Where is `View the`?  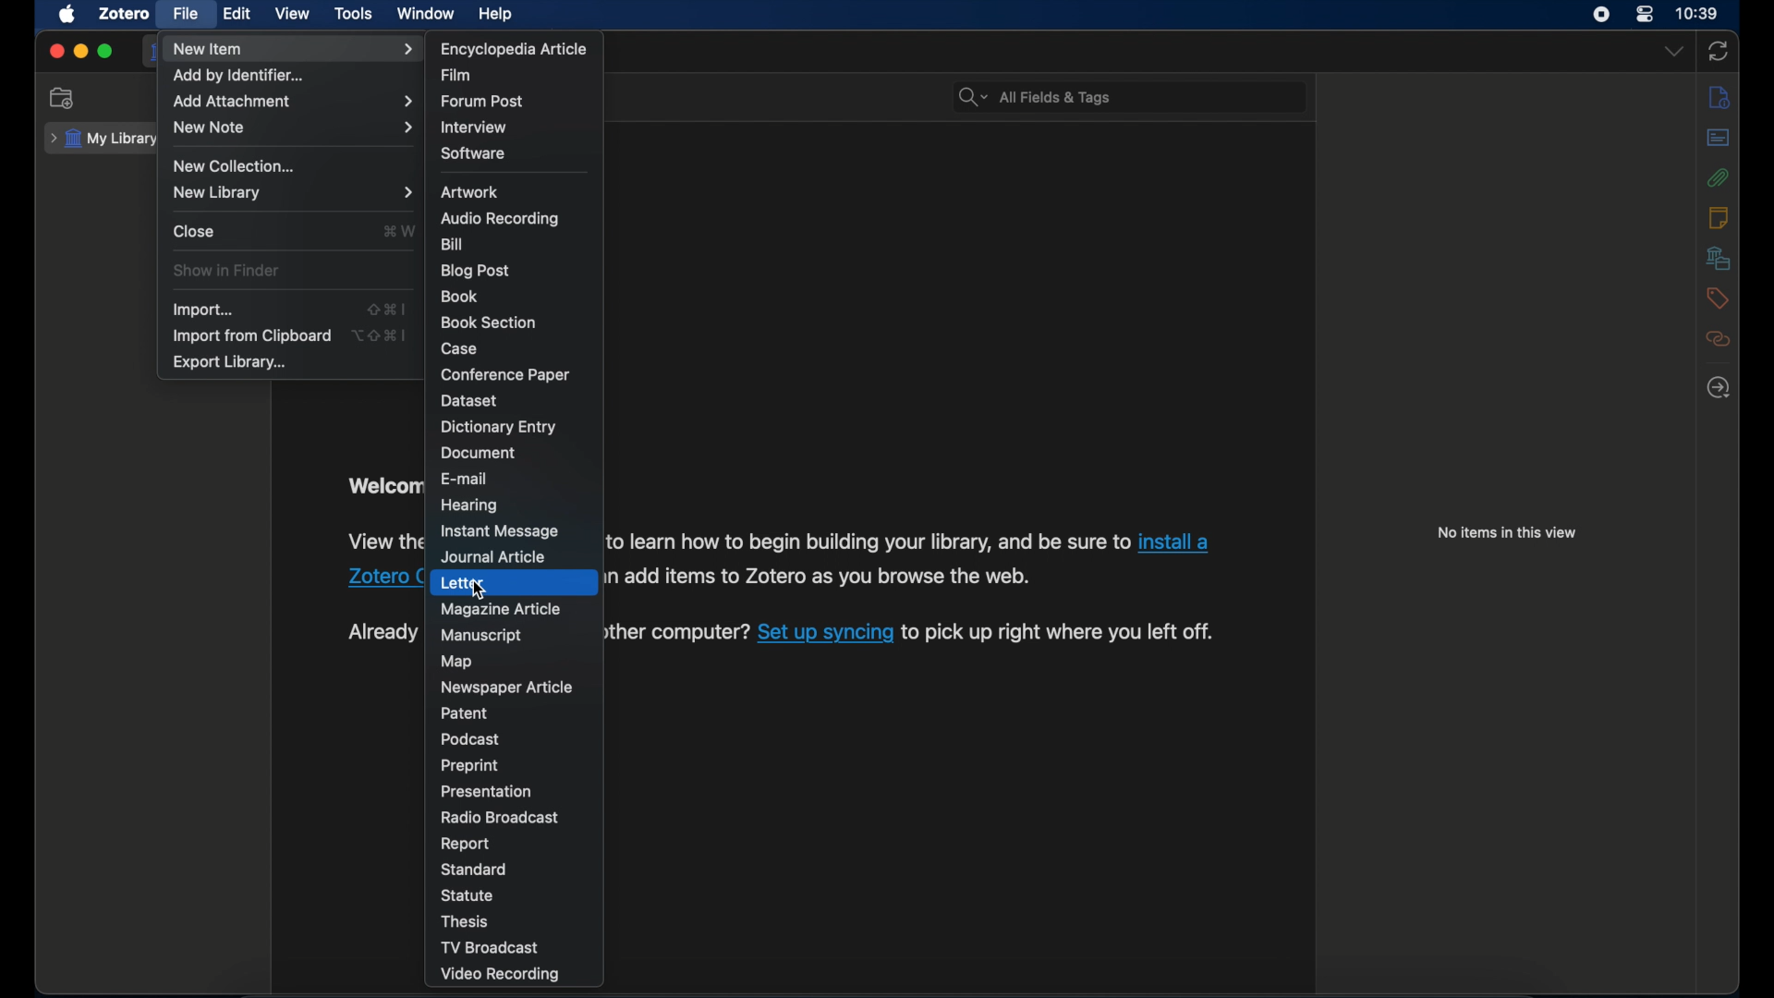
View the is located at coordinates (382, 540).